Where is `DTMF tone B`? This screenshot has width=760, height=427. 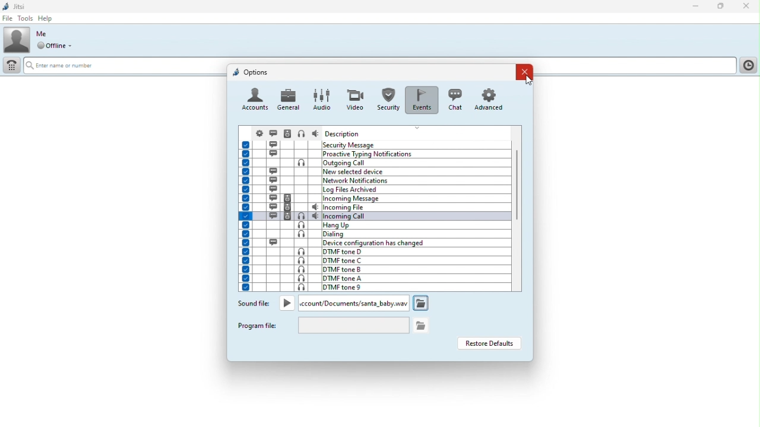
DTMF tone B is located at coordinates (372, 269).